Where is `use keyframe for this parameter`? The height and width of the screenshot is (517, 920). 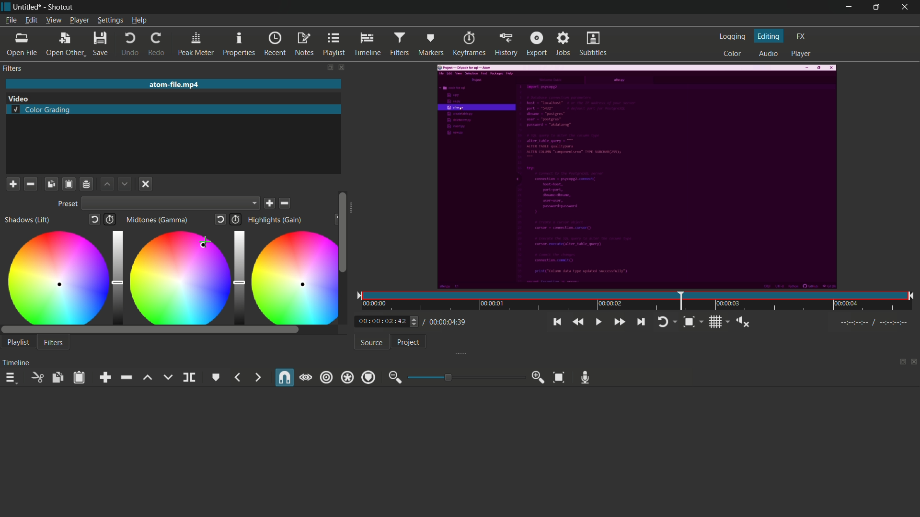 use keyframe for this parameter is located at coordinates (235, 219).